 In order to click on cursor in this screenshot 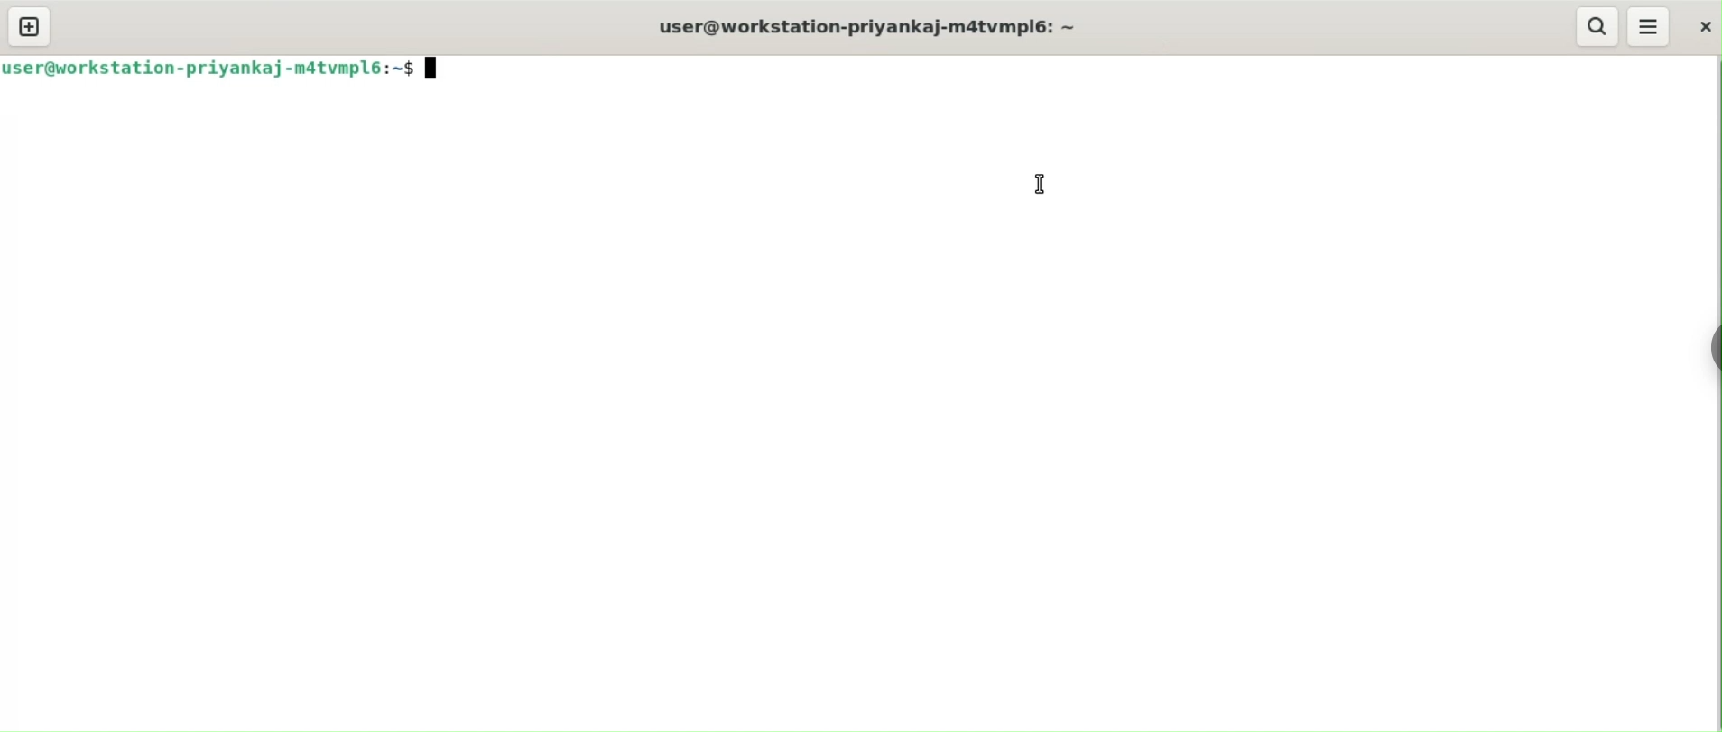, I will do `click(1040, 185)`.